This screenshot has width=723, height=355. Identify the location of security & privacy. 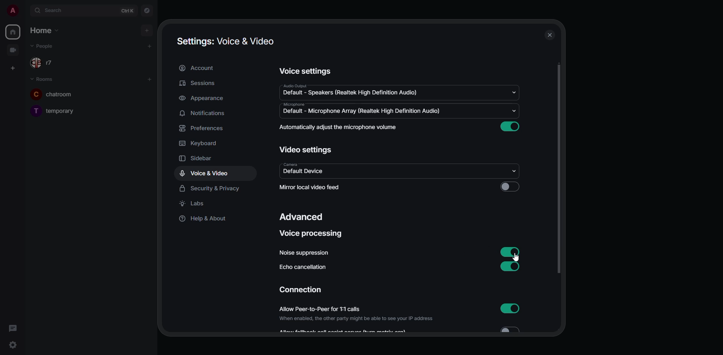
(211, 187).